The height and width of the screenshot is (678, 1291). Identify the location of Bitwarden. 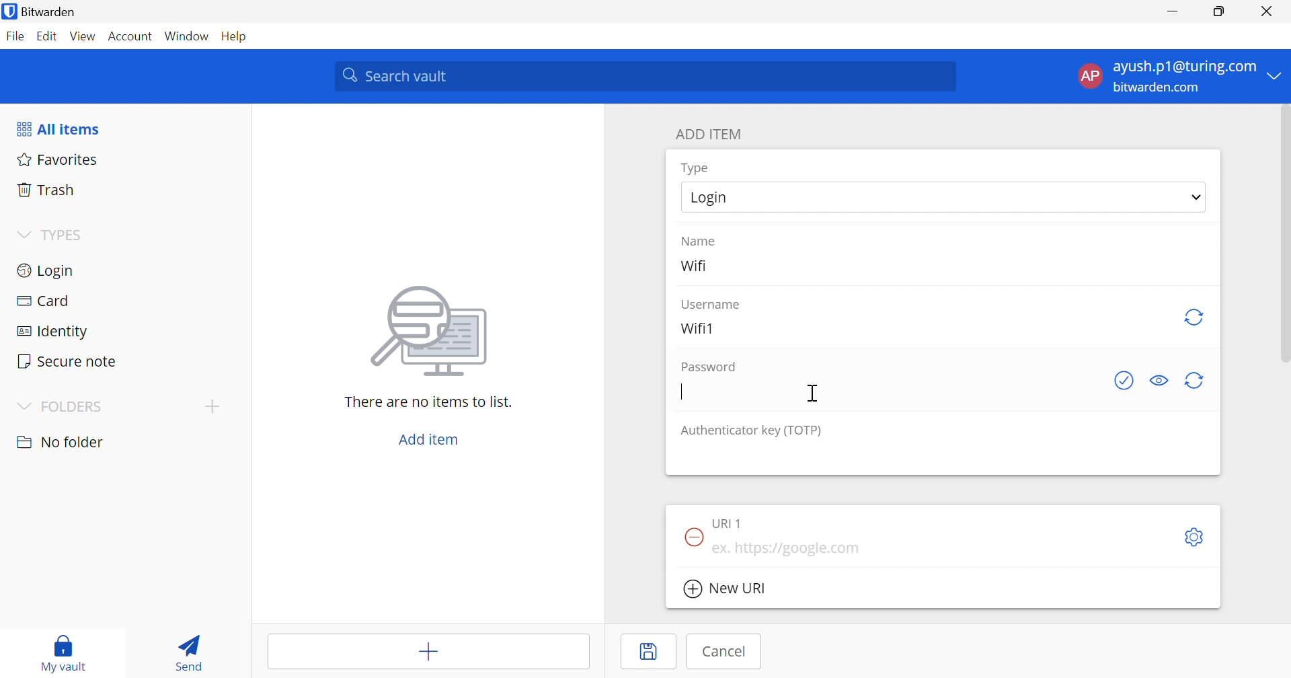
(41, 11).